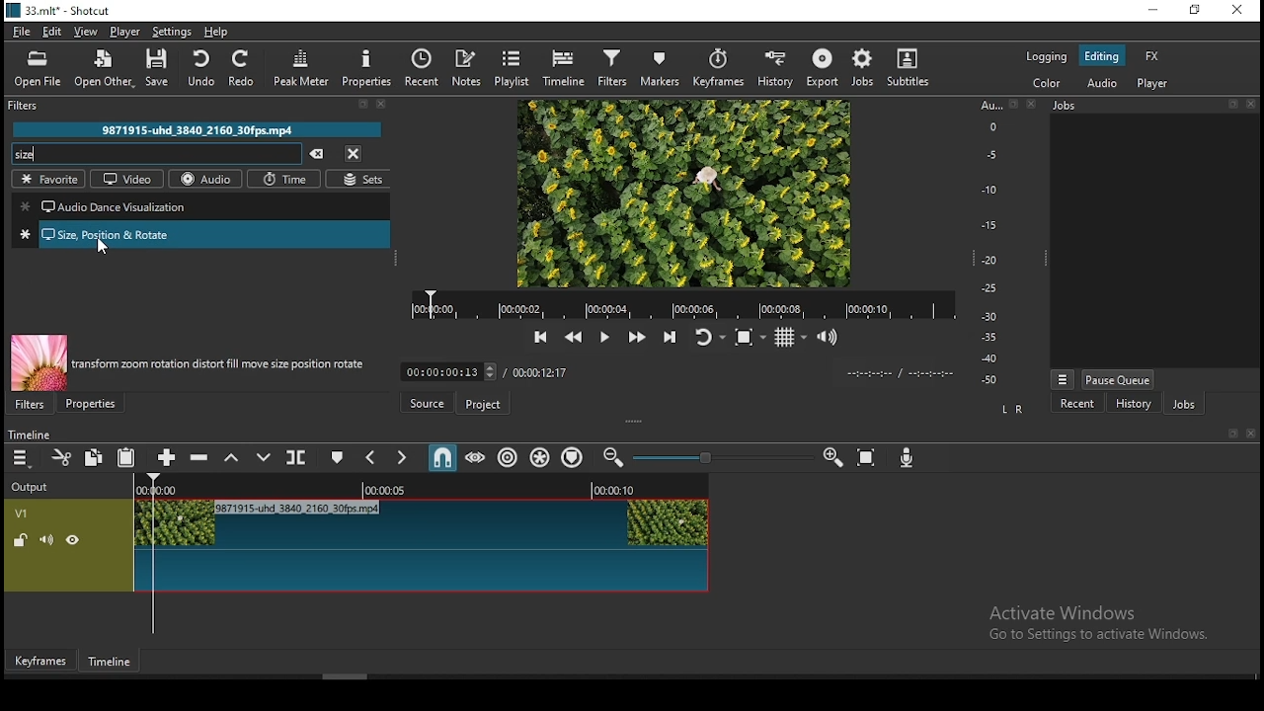  What do you see at coordinates (422, 65) in the screenshot?
I see `recent` at bounding box center [422, 65].